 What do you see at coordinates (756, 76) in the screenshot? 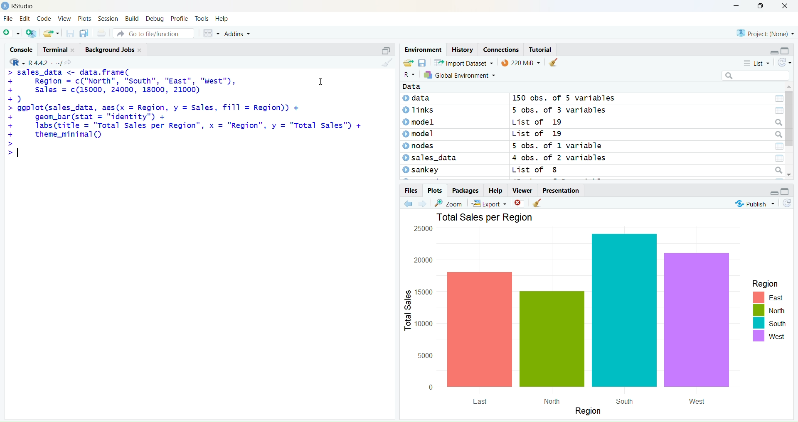
I see `search` at bounding box center [756, 76].